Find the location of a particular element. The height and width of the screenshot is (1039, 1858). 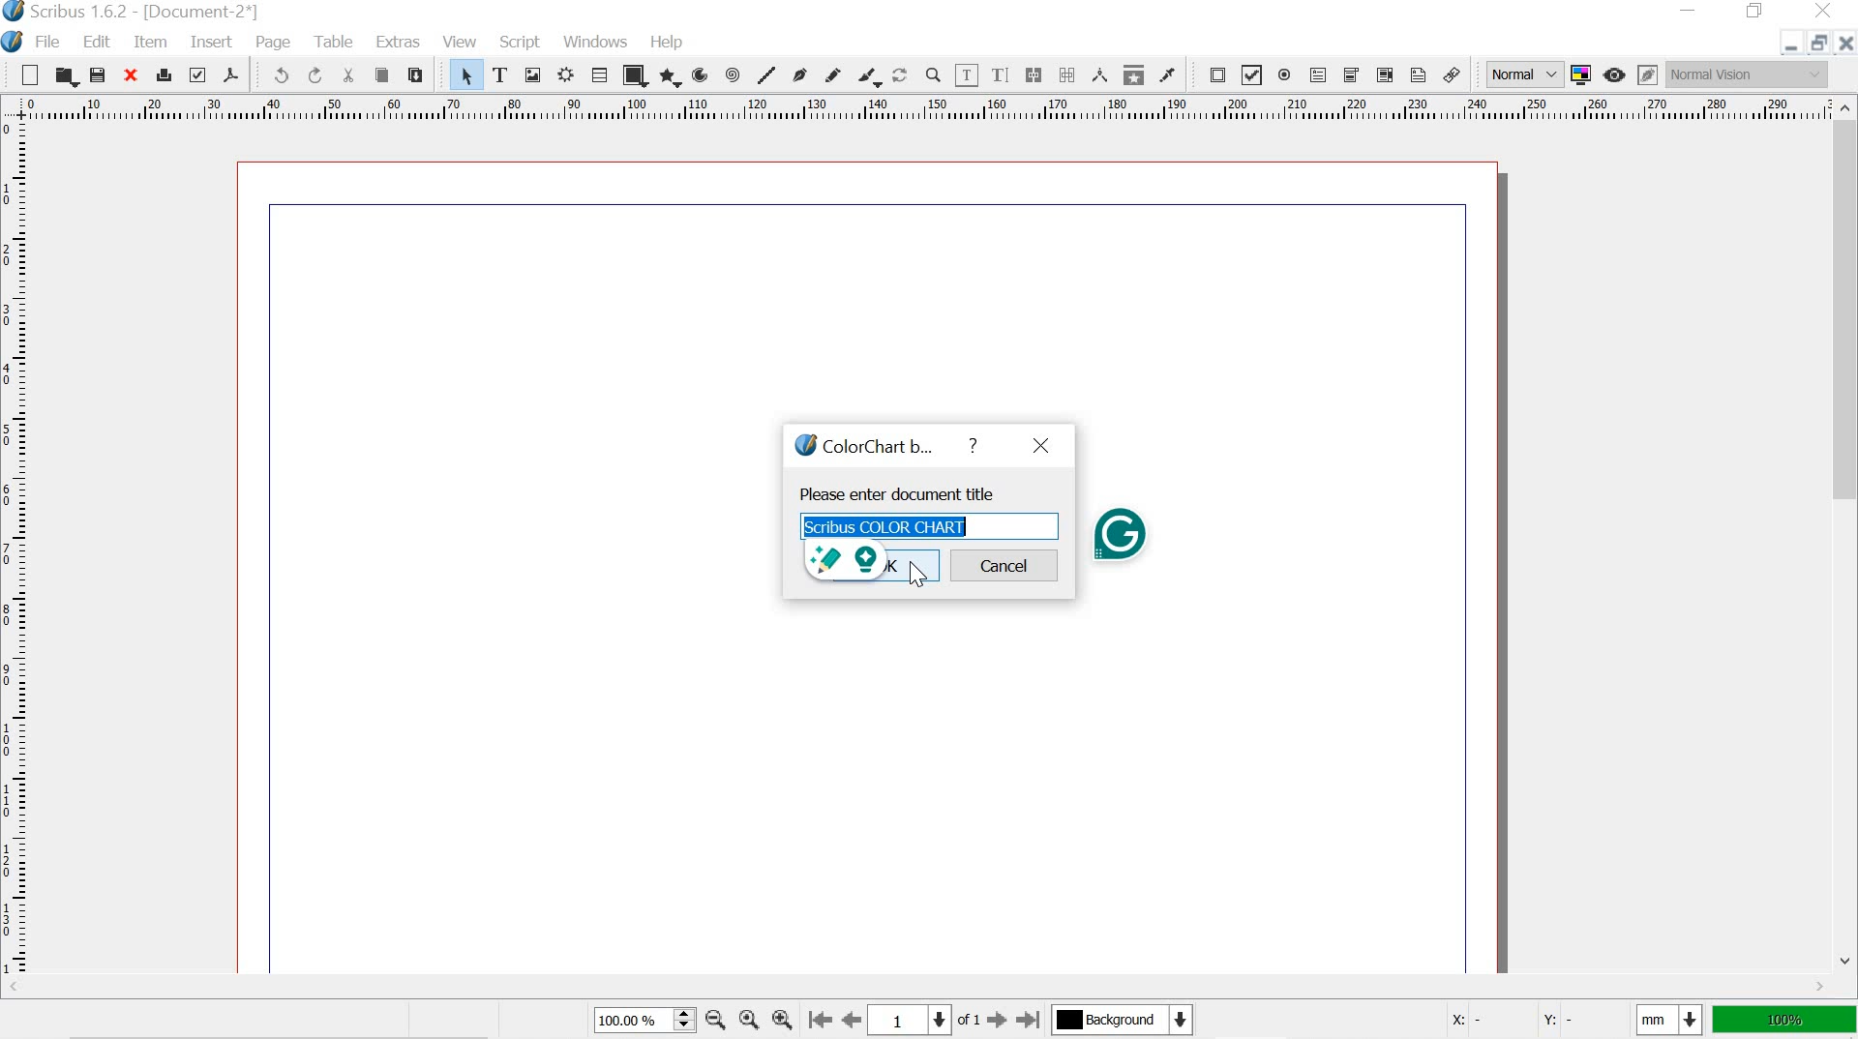

Grammarly is located at coordinates (1119, 534).